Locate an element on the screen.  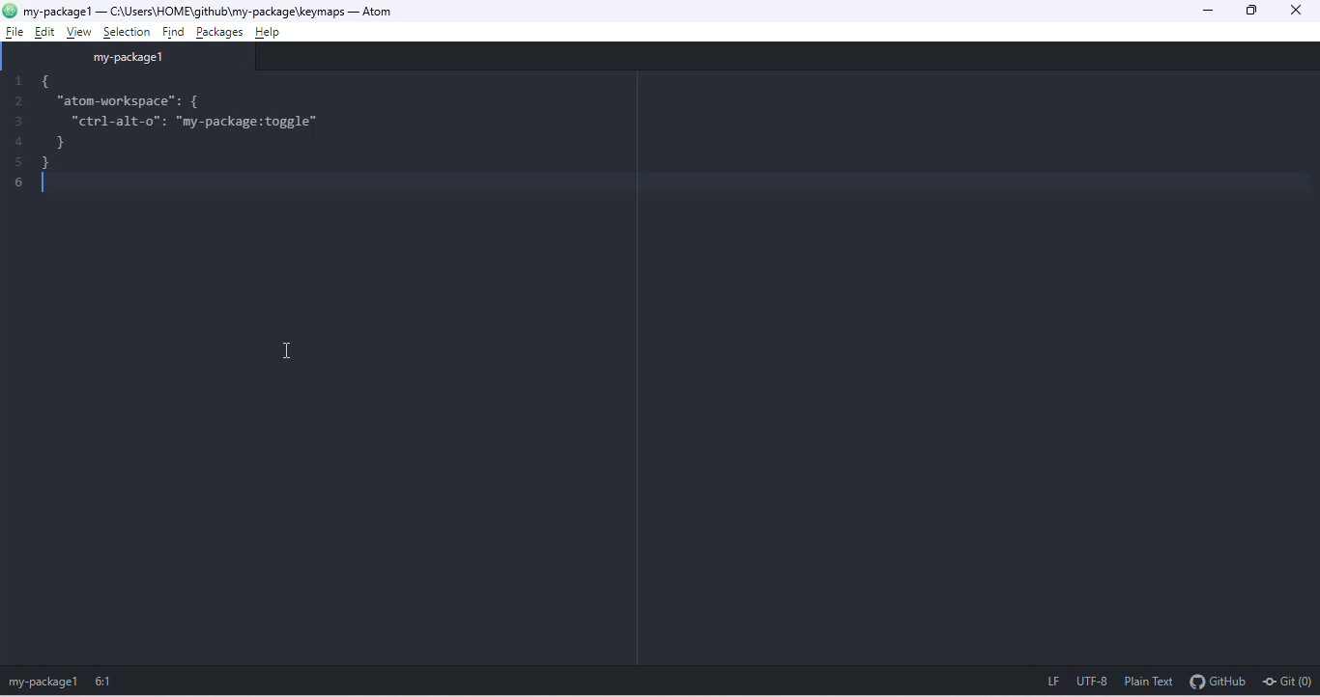
git hub is located at coordinates (1219, 683).